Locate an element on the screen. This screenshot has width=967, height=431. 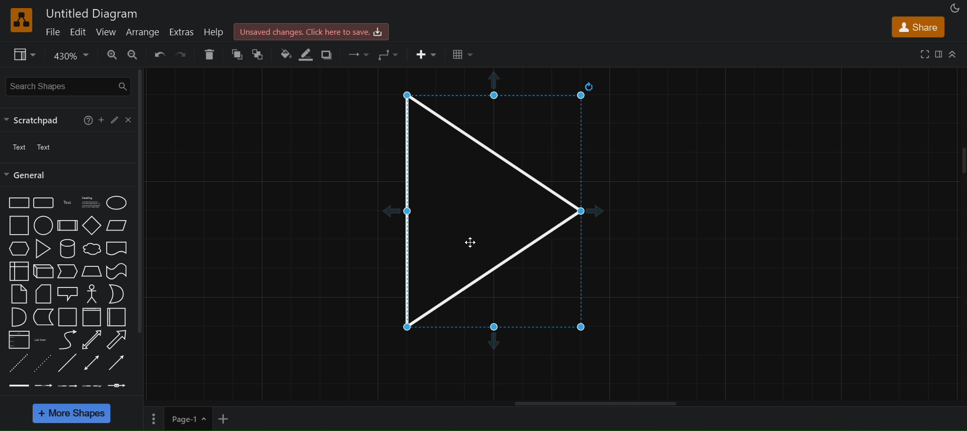
Collapse/Expand is located at coordinates (953, 54).